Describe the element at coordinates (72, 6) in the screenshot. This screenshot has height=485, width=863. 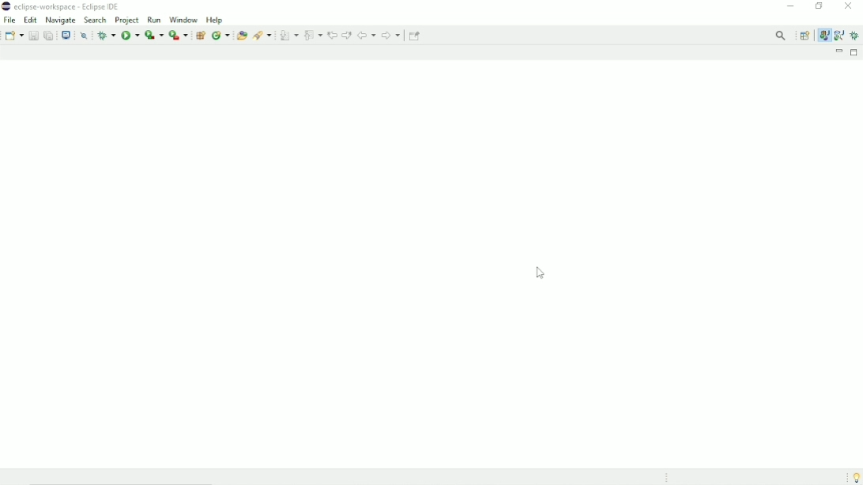
I see `eclipse workspace - Eclipse IDE` at that location.